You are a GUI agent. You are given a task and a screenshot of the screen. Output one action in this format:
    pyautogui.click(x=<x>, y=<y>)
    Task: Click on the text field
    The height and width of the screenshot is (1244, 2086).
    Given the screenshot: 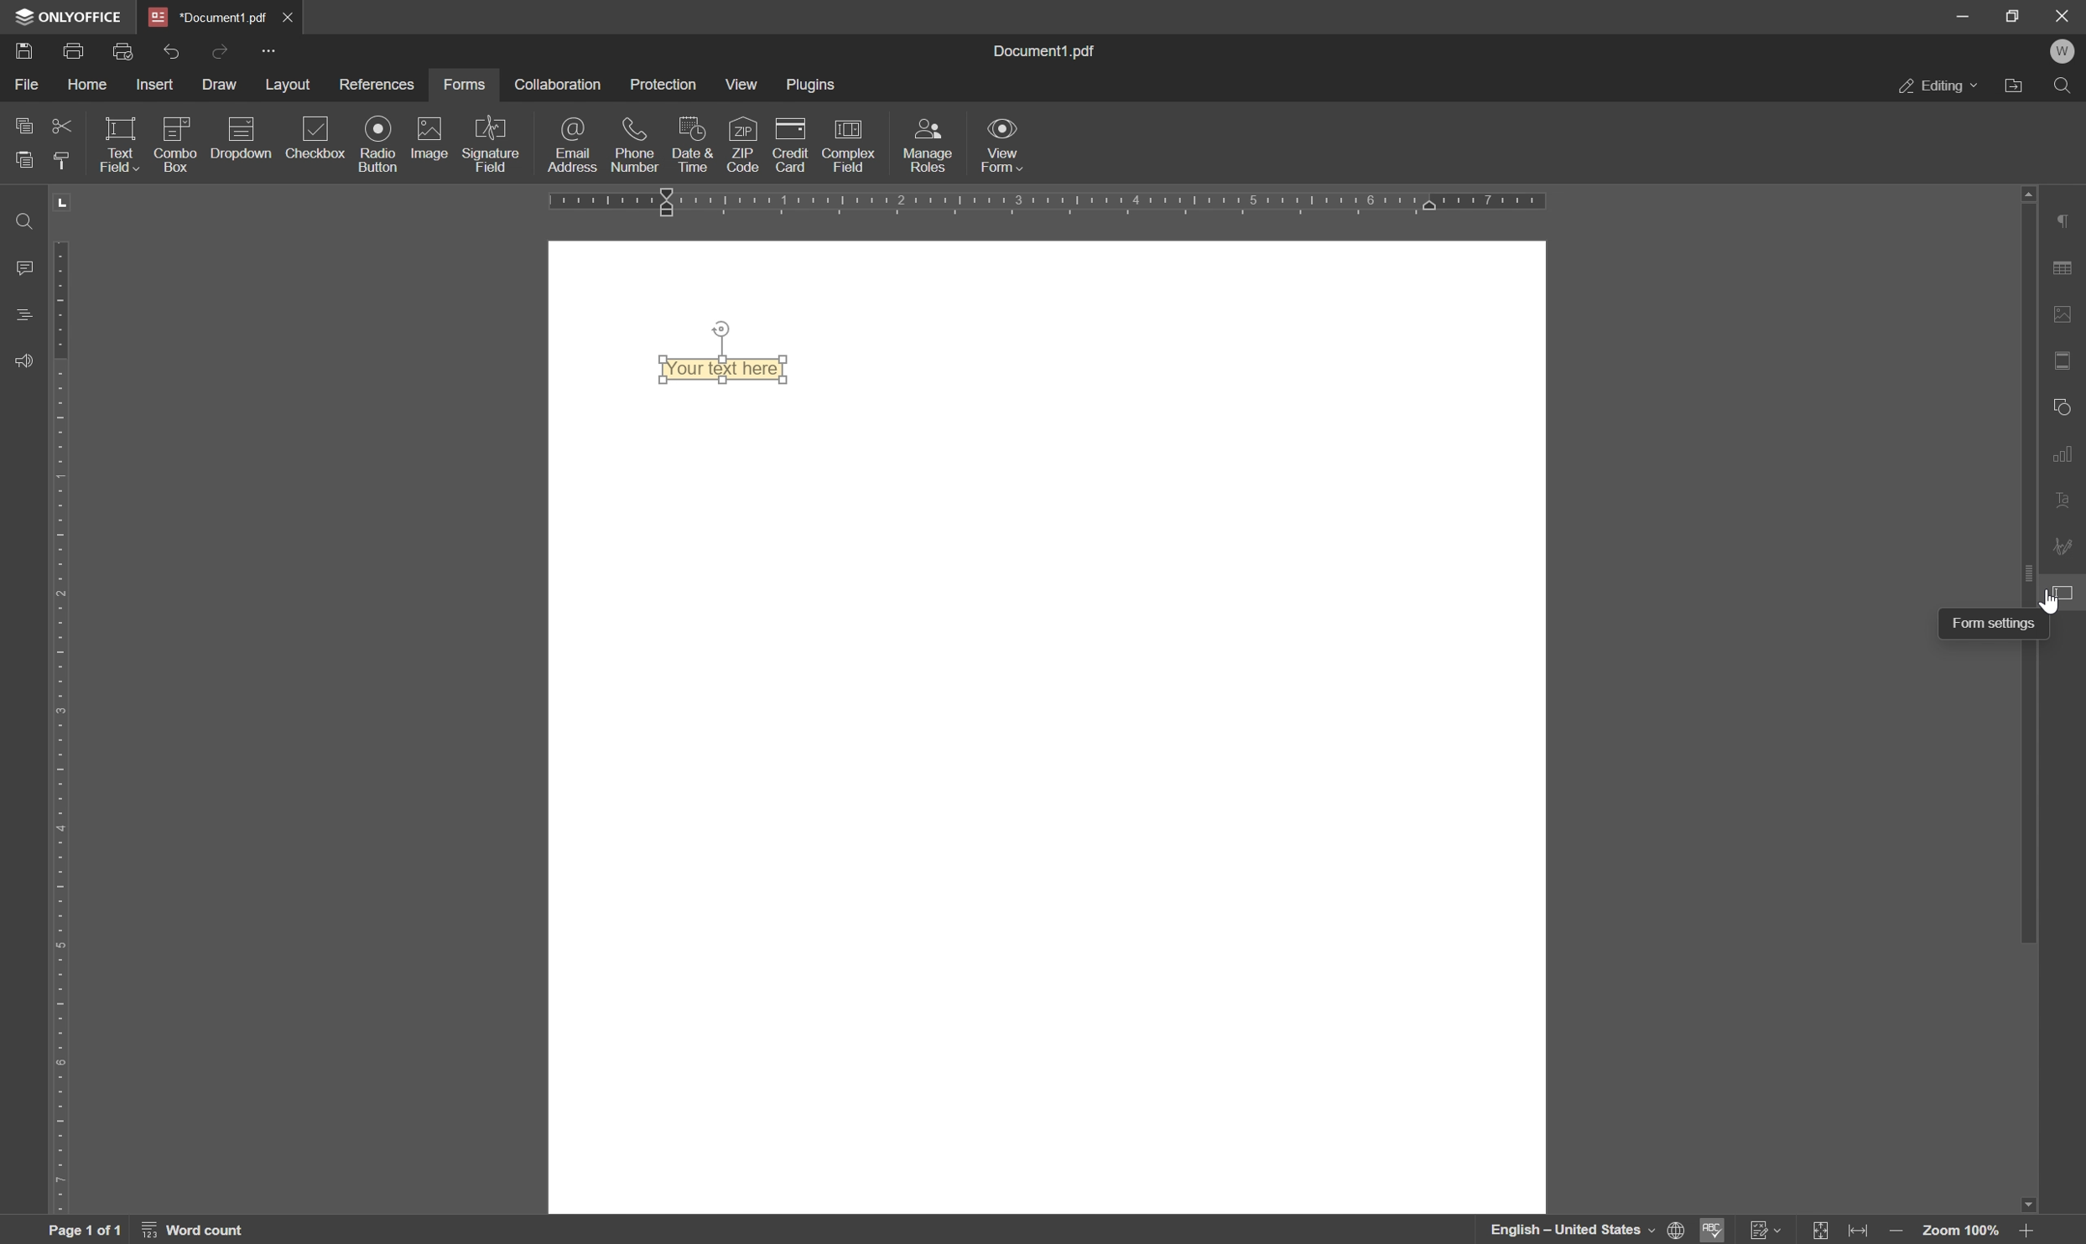 What is the action you would take?
    pyautogui.click(x=118, y=143)
    